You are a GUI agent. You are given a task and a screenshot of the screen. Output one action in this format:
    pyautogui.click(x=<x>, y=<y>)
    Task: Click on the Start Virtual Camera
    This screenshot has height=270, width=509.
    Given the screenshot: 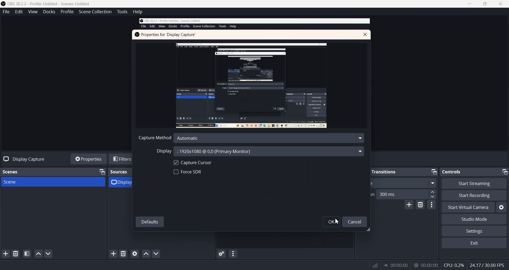 What is the action you would take?
    pyautogui.click(x=468, y=207)
    